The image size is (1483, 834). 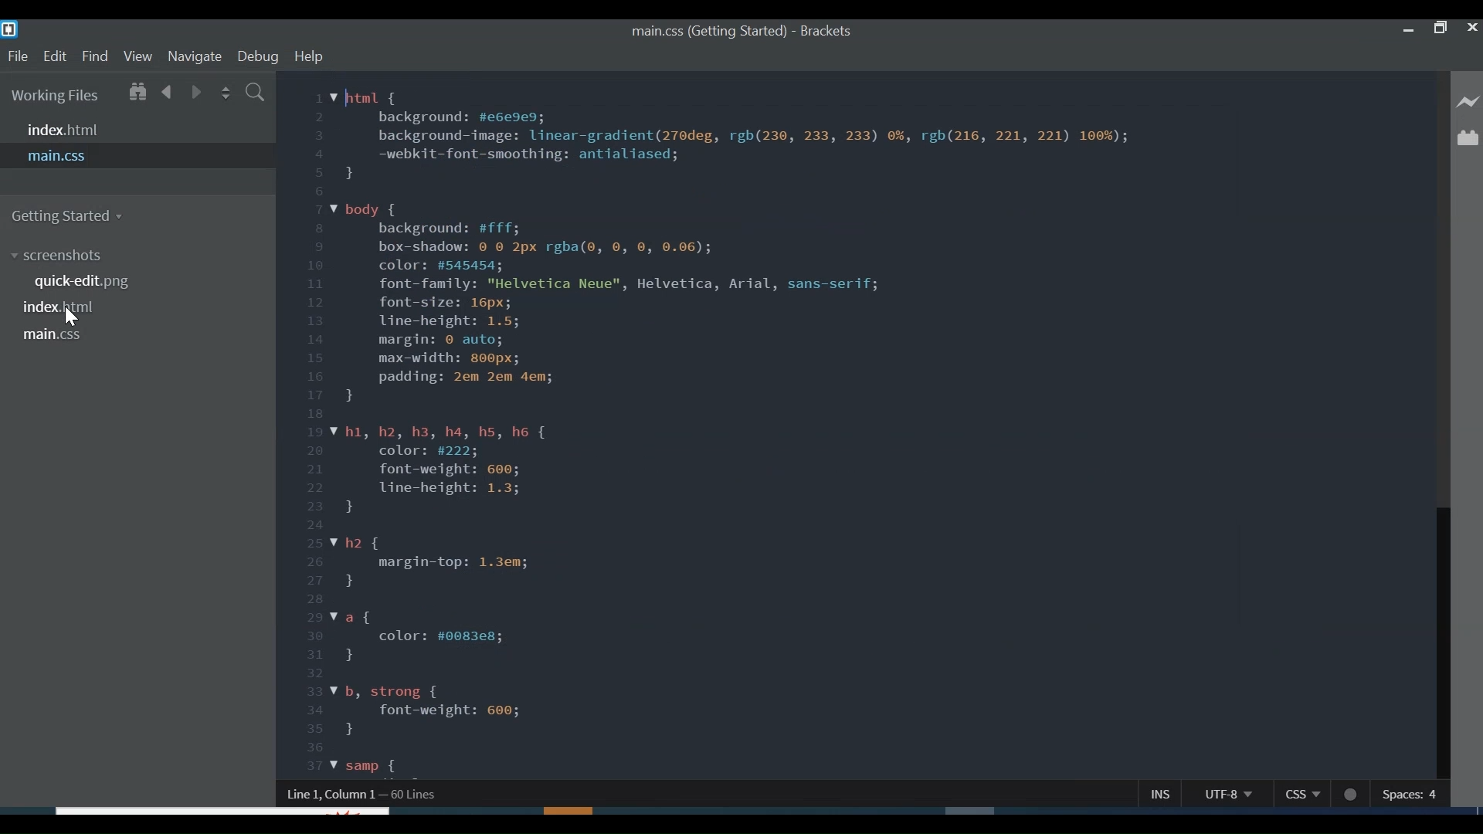 I want to click on File Encoding, so click(x=1220, y=795).